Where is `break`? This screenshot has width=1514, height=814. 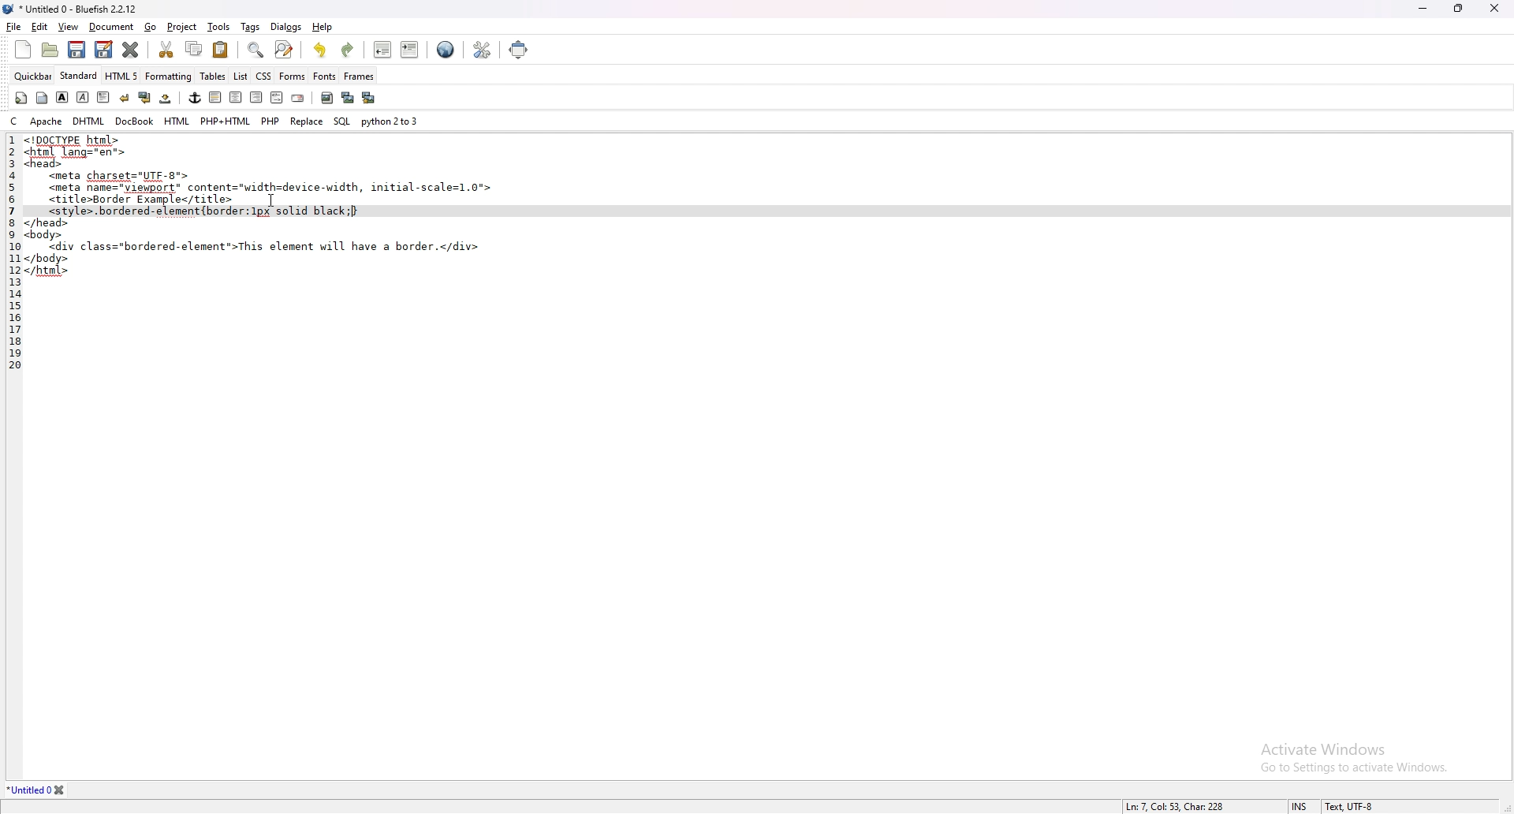 break is located at coordinates (125, 98).